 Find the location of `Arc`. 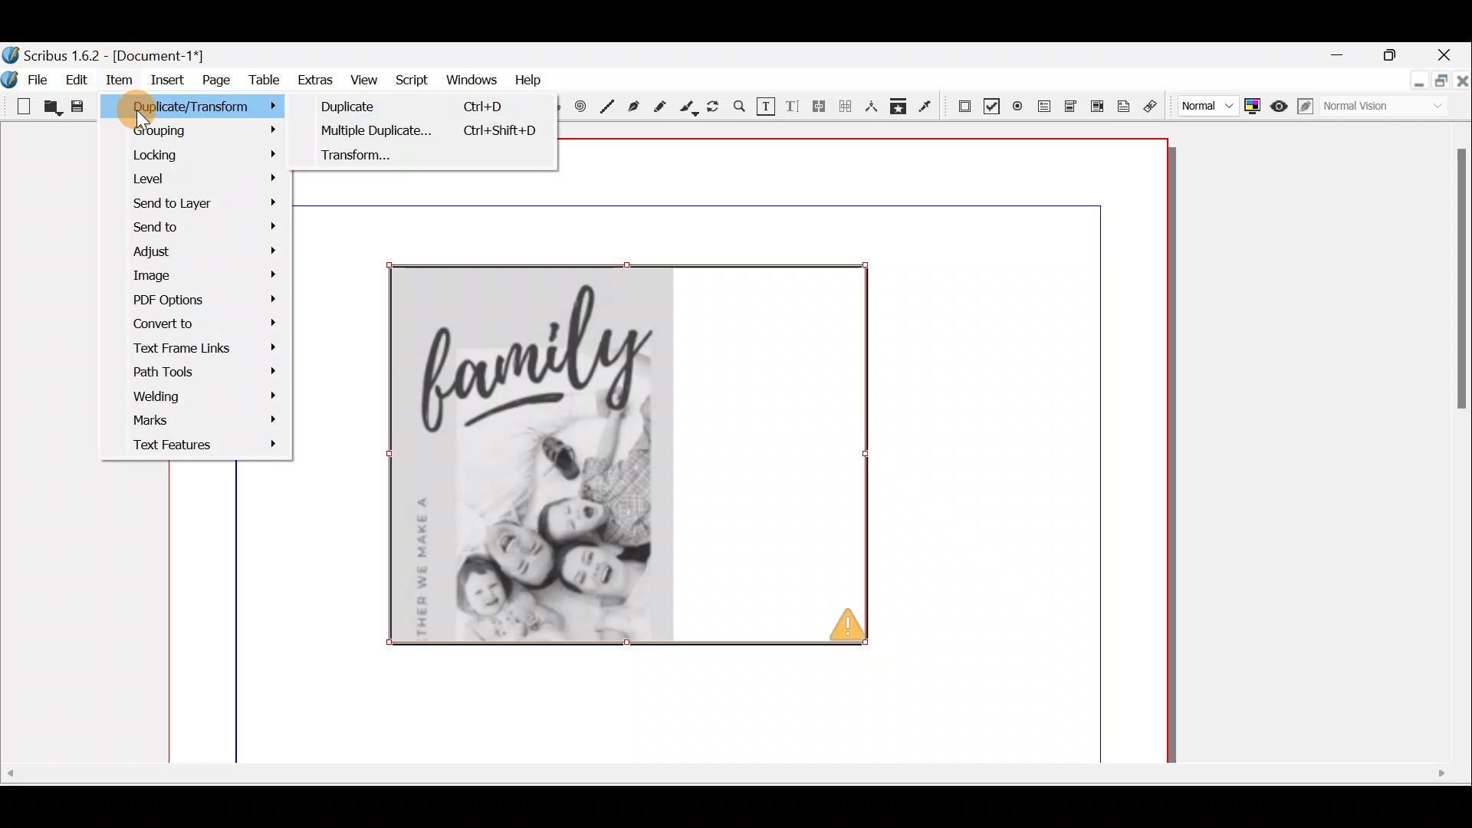

Arc is located at coordinates (559, 109).